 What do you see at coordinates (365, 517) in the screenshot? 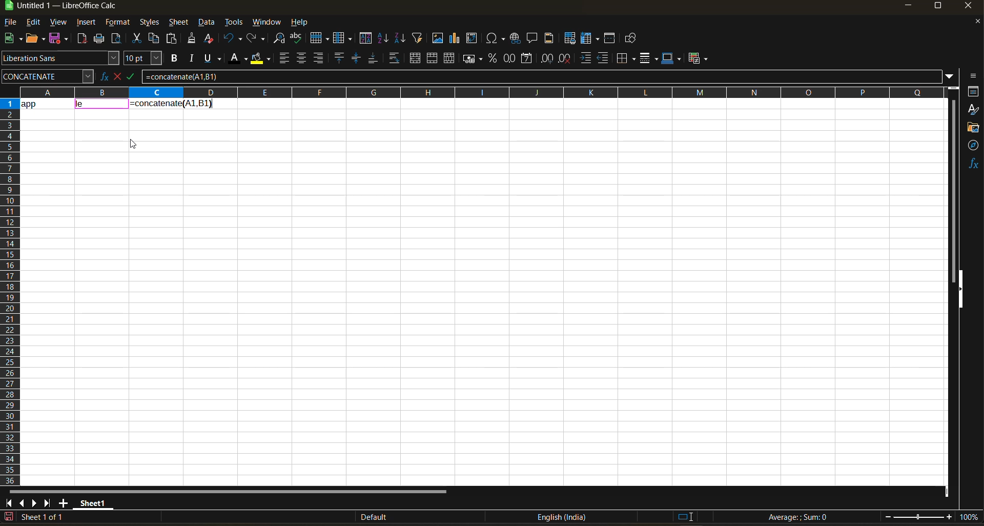
I see `Default` at bounding box center [365, 517].